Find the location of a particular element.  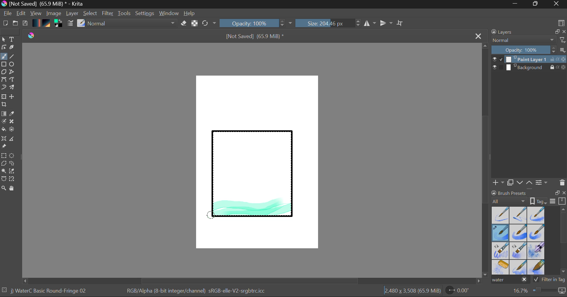

logo is located at coordinates (33, 35).